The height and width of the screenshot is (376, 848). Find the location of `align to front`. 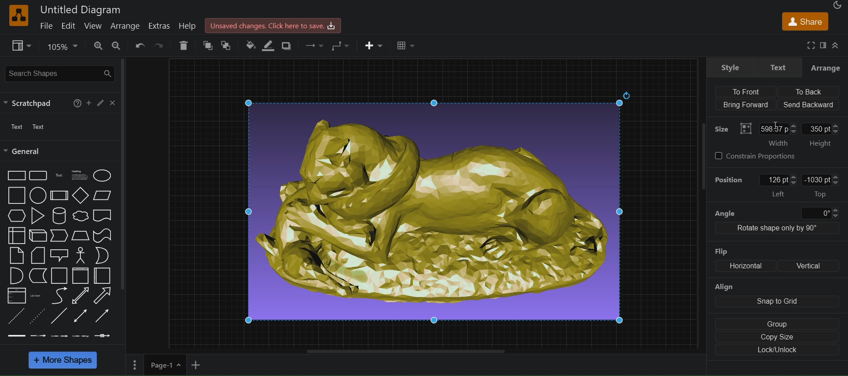

align to front is located at coordinates (750, 91).